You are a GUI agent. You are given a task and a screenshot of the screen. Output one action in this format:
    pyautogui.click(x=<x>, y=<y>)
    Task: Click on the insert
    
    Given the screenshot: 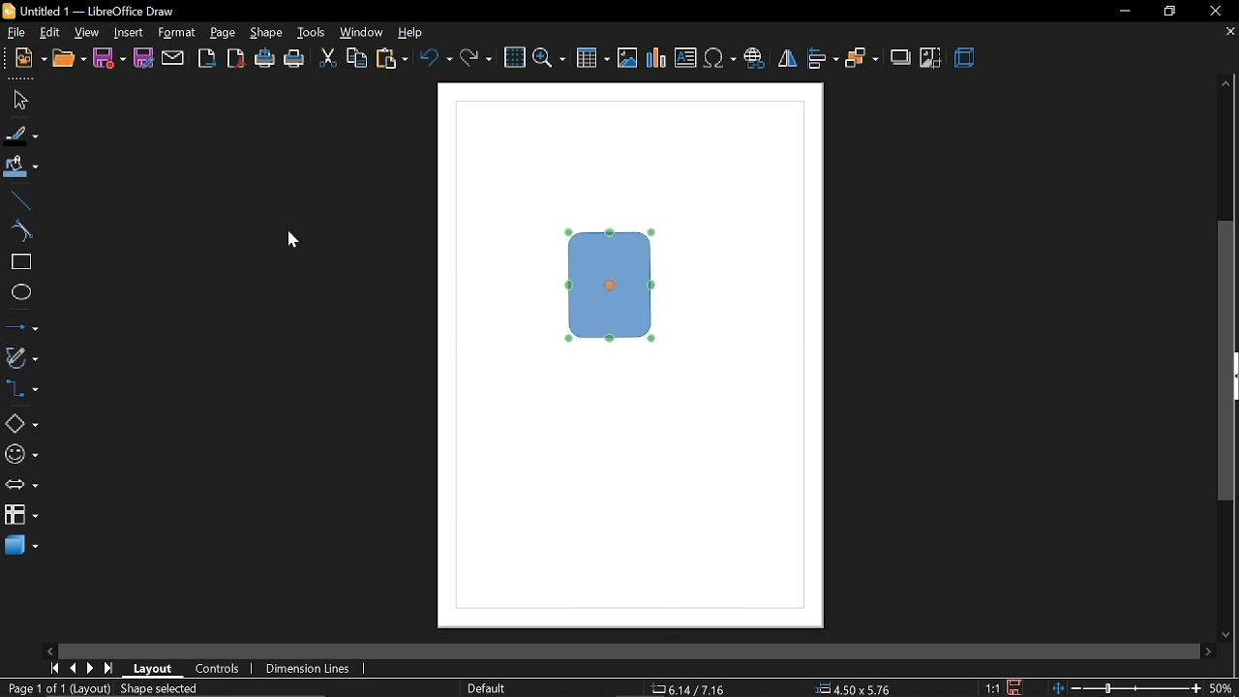 What is the action you would take?
    pyautogui.click(x=129, y=34)
    